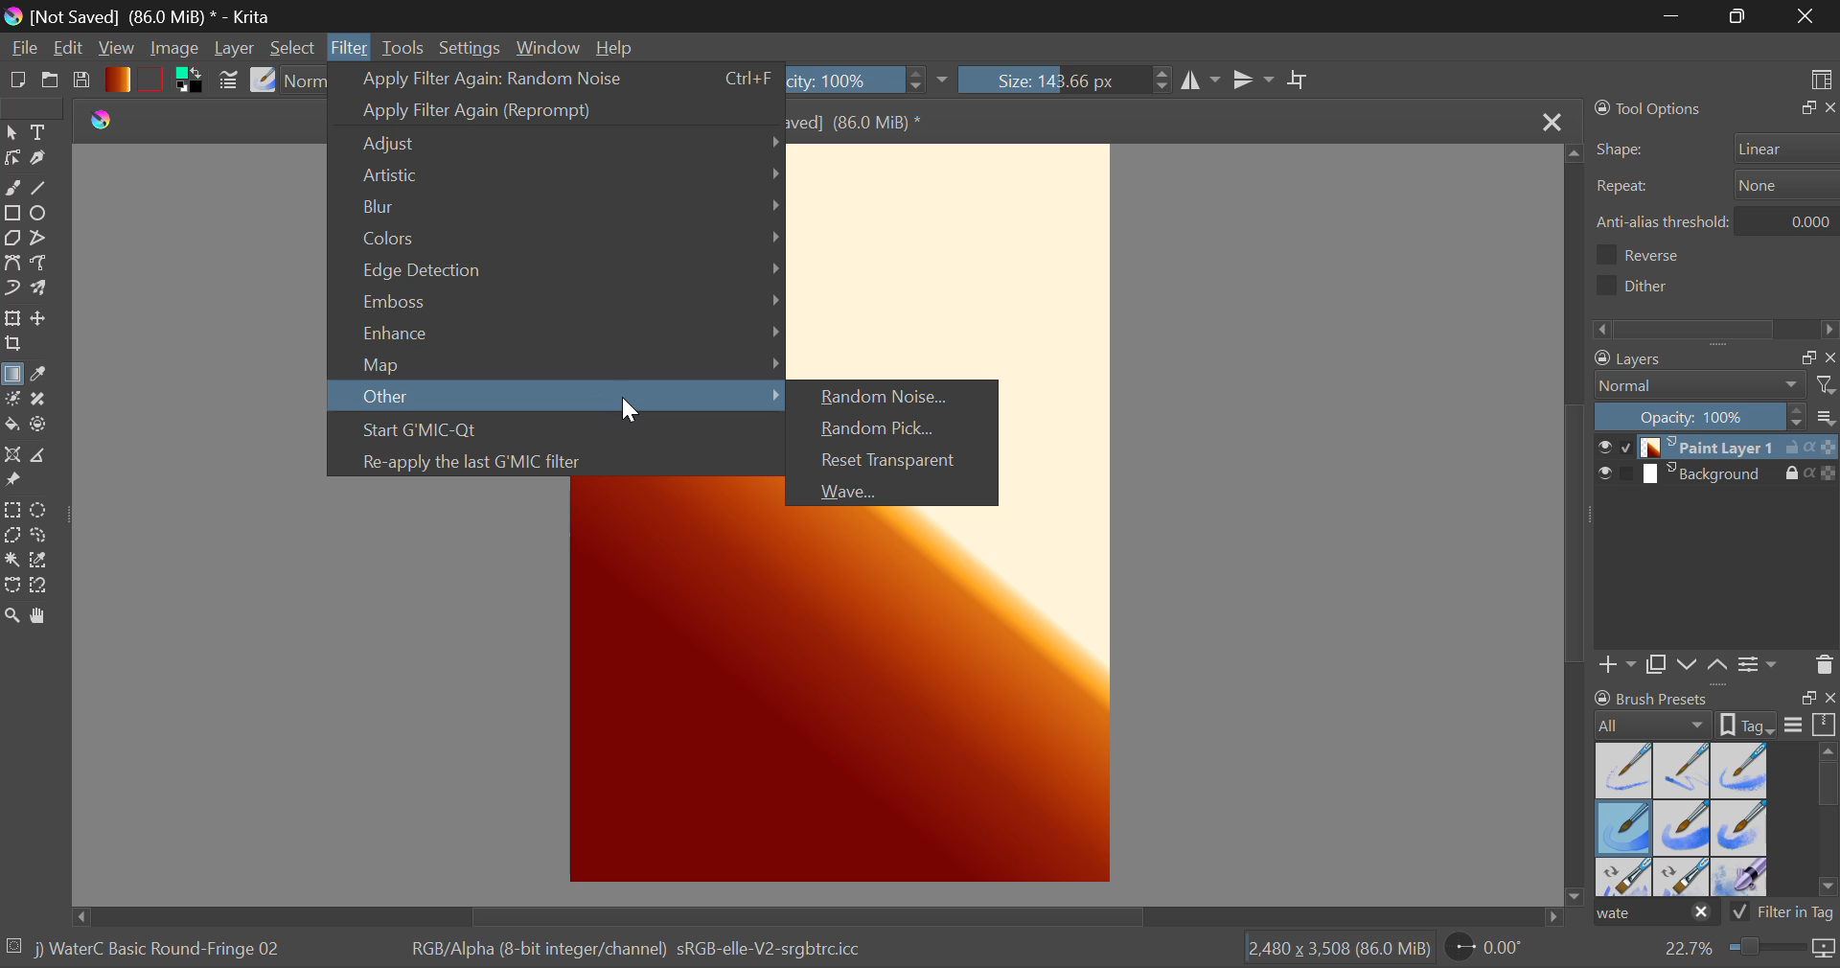 The width and height of the screenshot is (1840, 968). Describe the element at coordinates (1713, 448) in the screenshot. I see `paint layer 1` at that location.